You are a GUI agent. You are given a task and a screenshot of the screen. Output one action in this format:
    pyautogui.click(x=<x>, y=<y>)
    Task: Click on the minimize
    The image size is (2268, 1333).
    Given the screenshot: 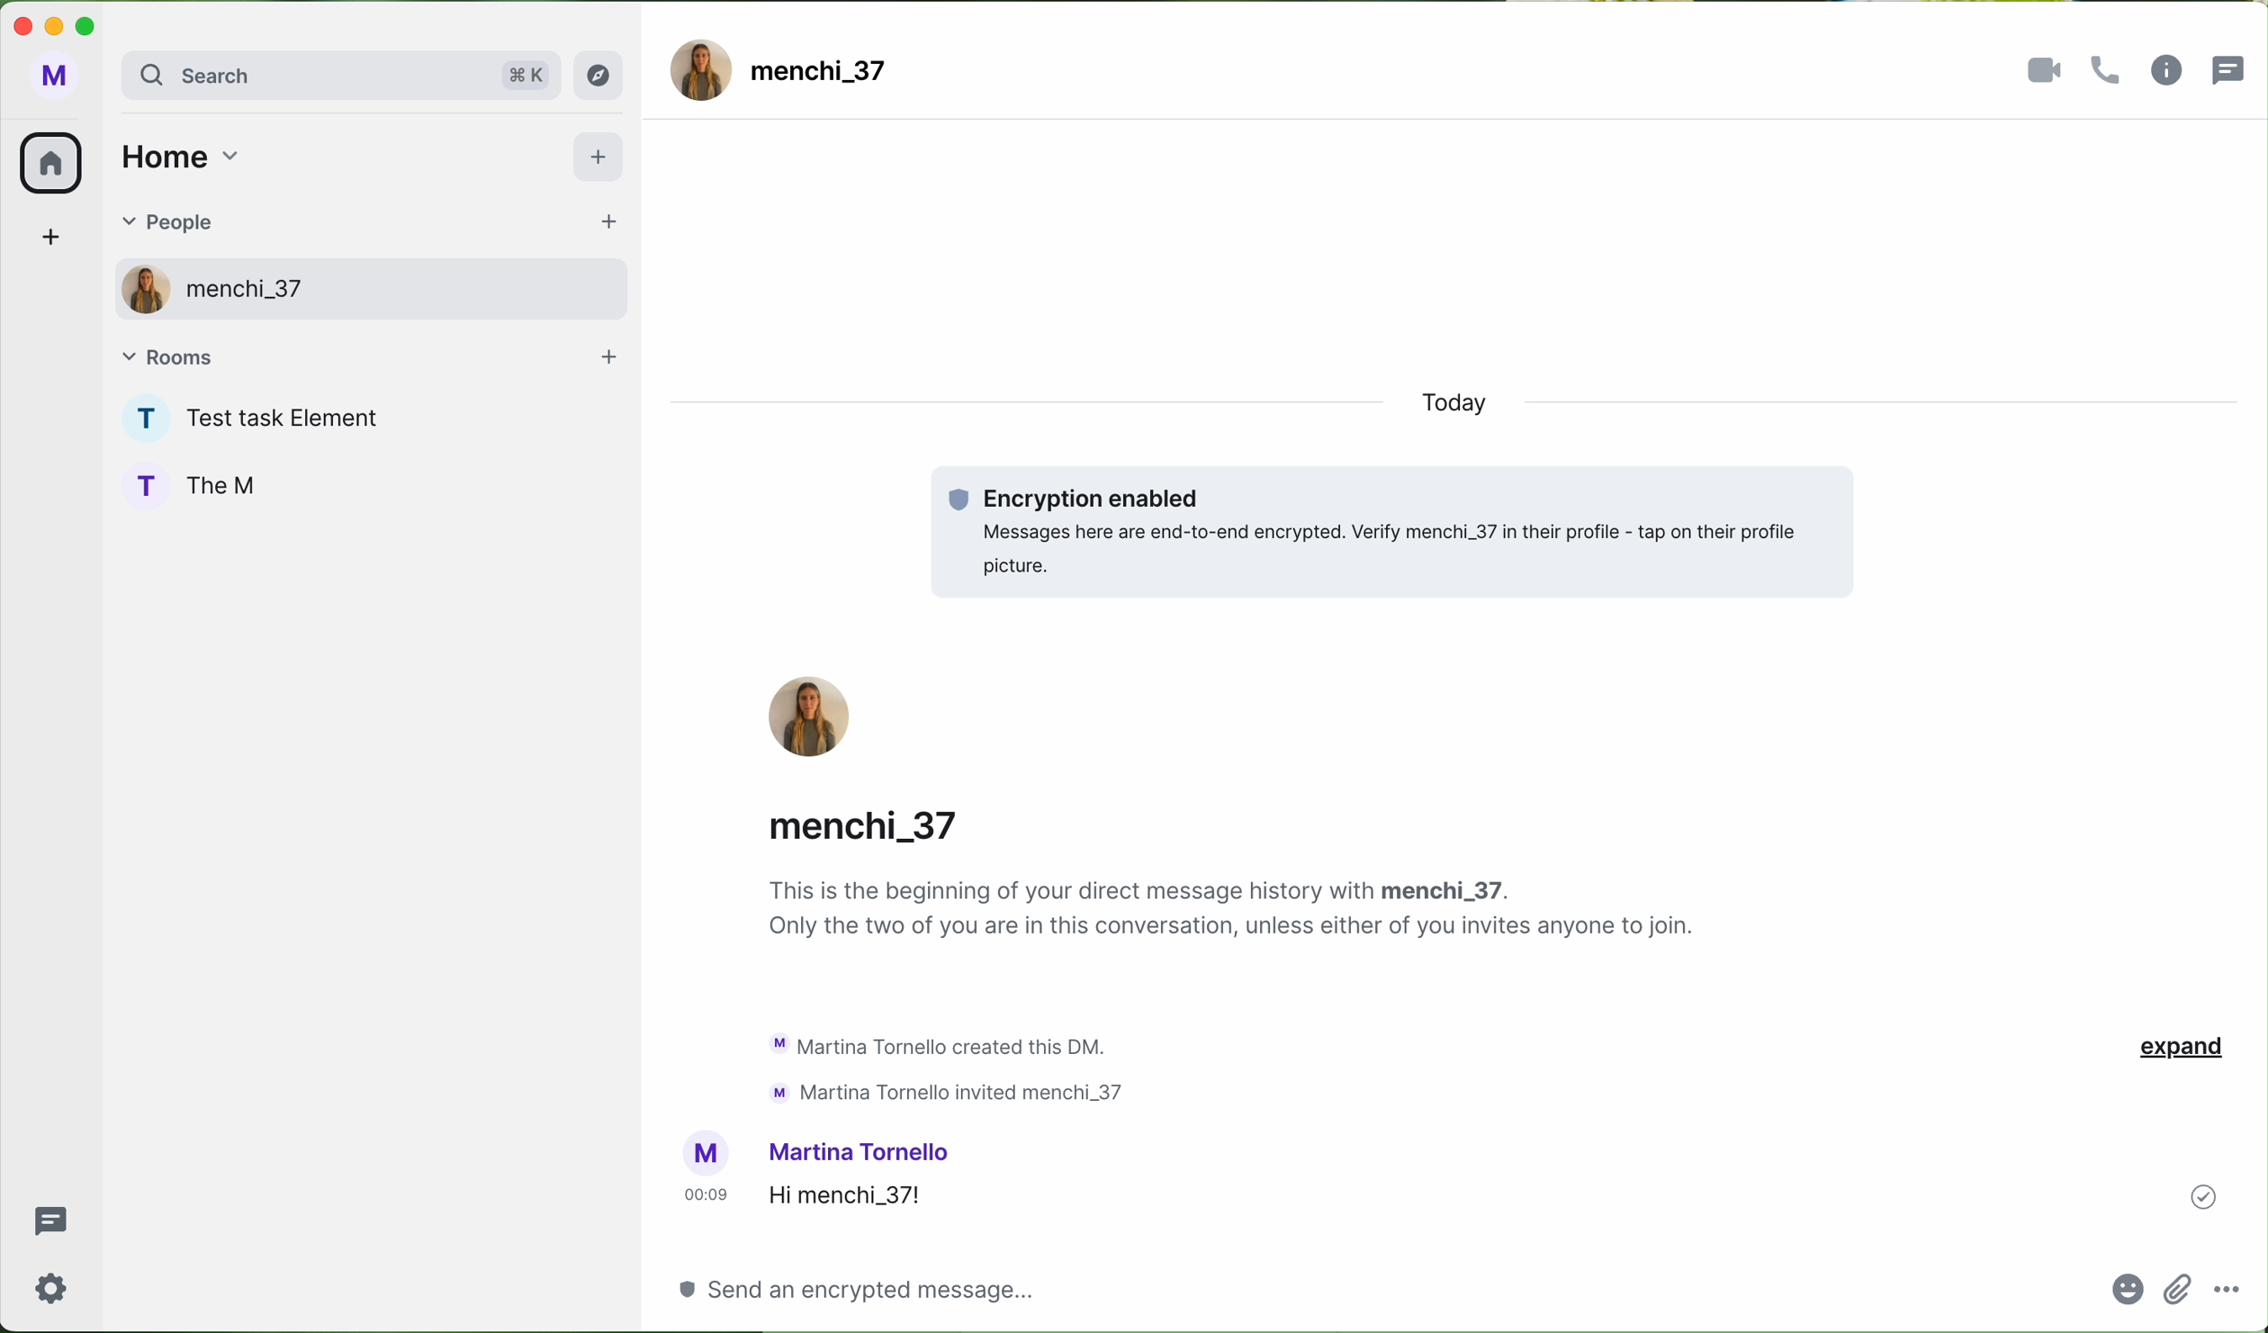 What is the action you would take?
    pyautogui.click(x=58, y=29)
    